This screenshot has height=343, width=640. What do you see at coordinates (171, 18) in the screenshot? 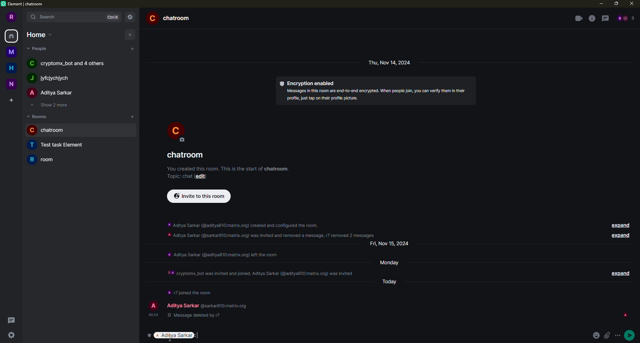
I see `room` at bounding box center [171, 18].